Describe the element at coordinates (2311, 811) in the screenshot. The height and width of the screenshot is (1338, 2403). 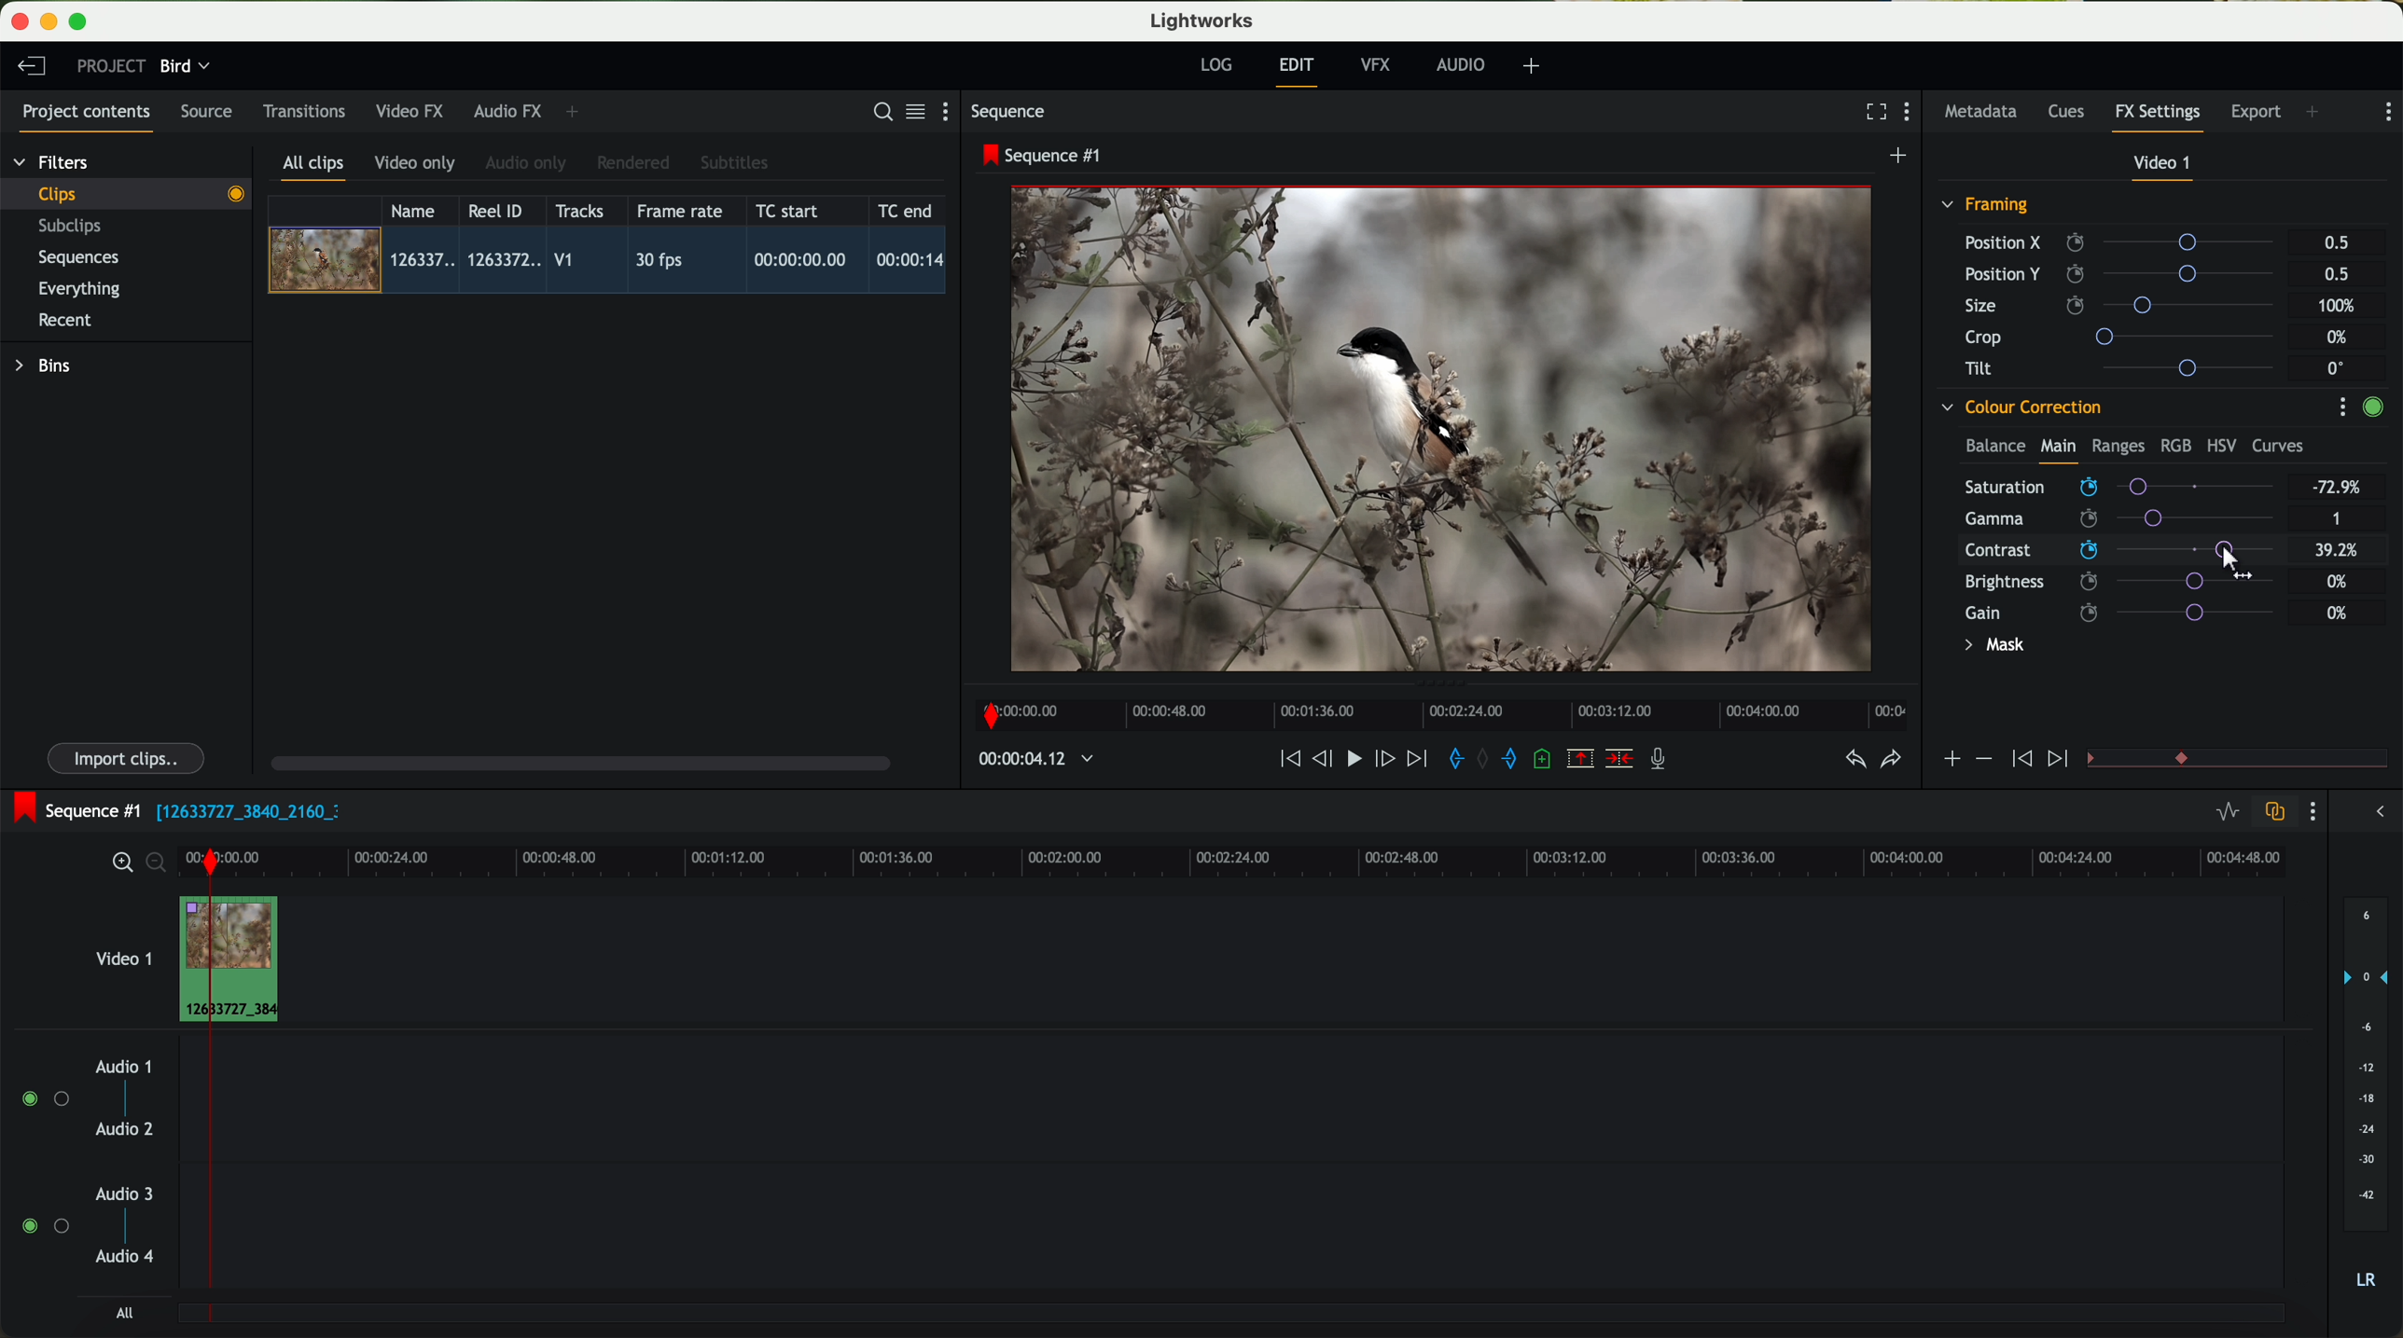
I see `show settings menu` at that location.